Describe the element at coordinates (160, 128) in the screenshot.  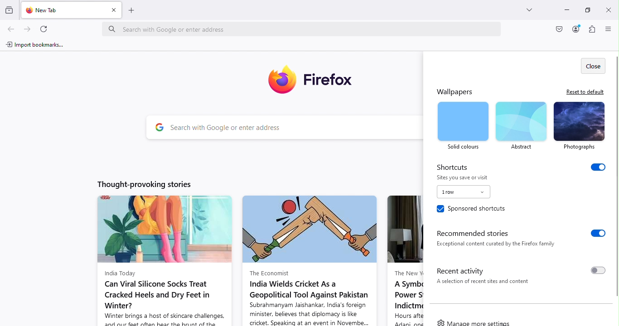
I see `google logo` at that location.